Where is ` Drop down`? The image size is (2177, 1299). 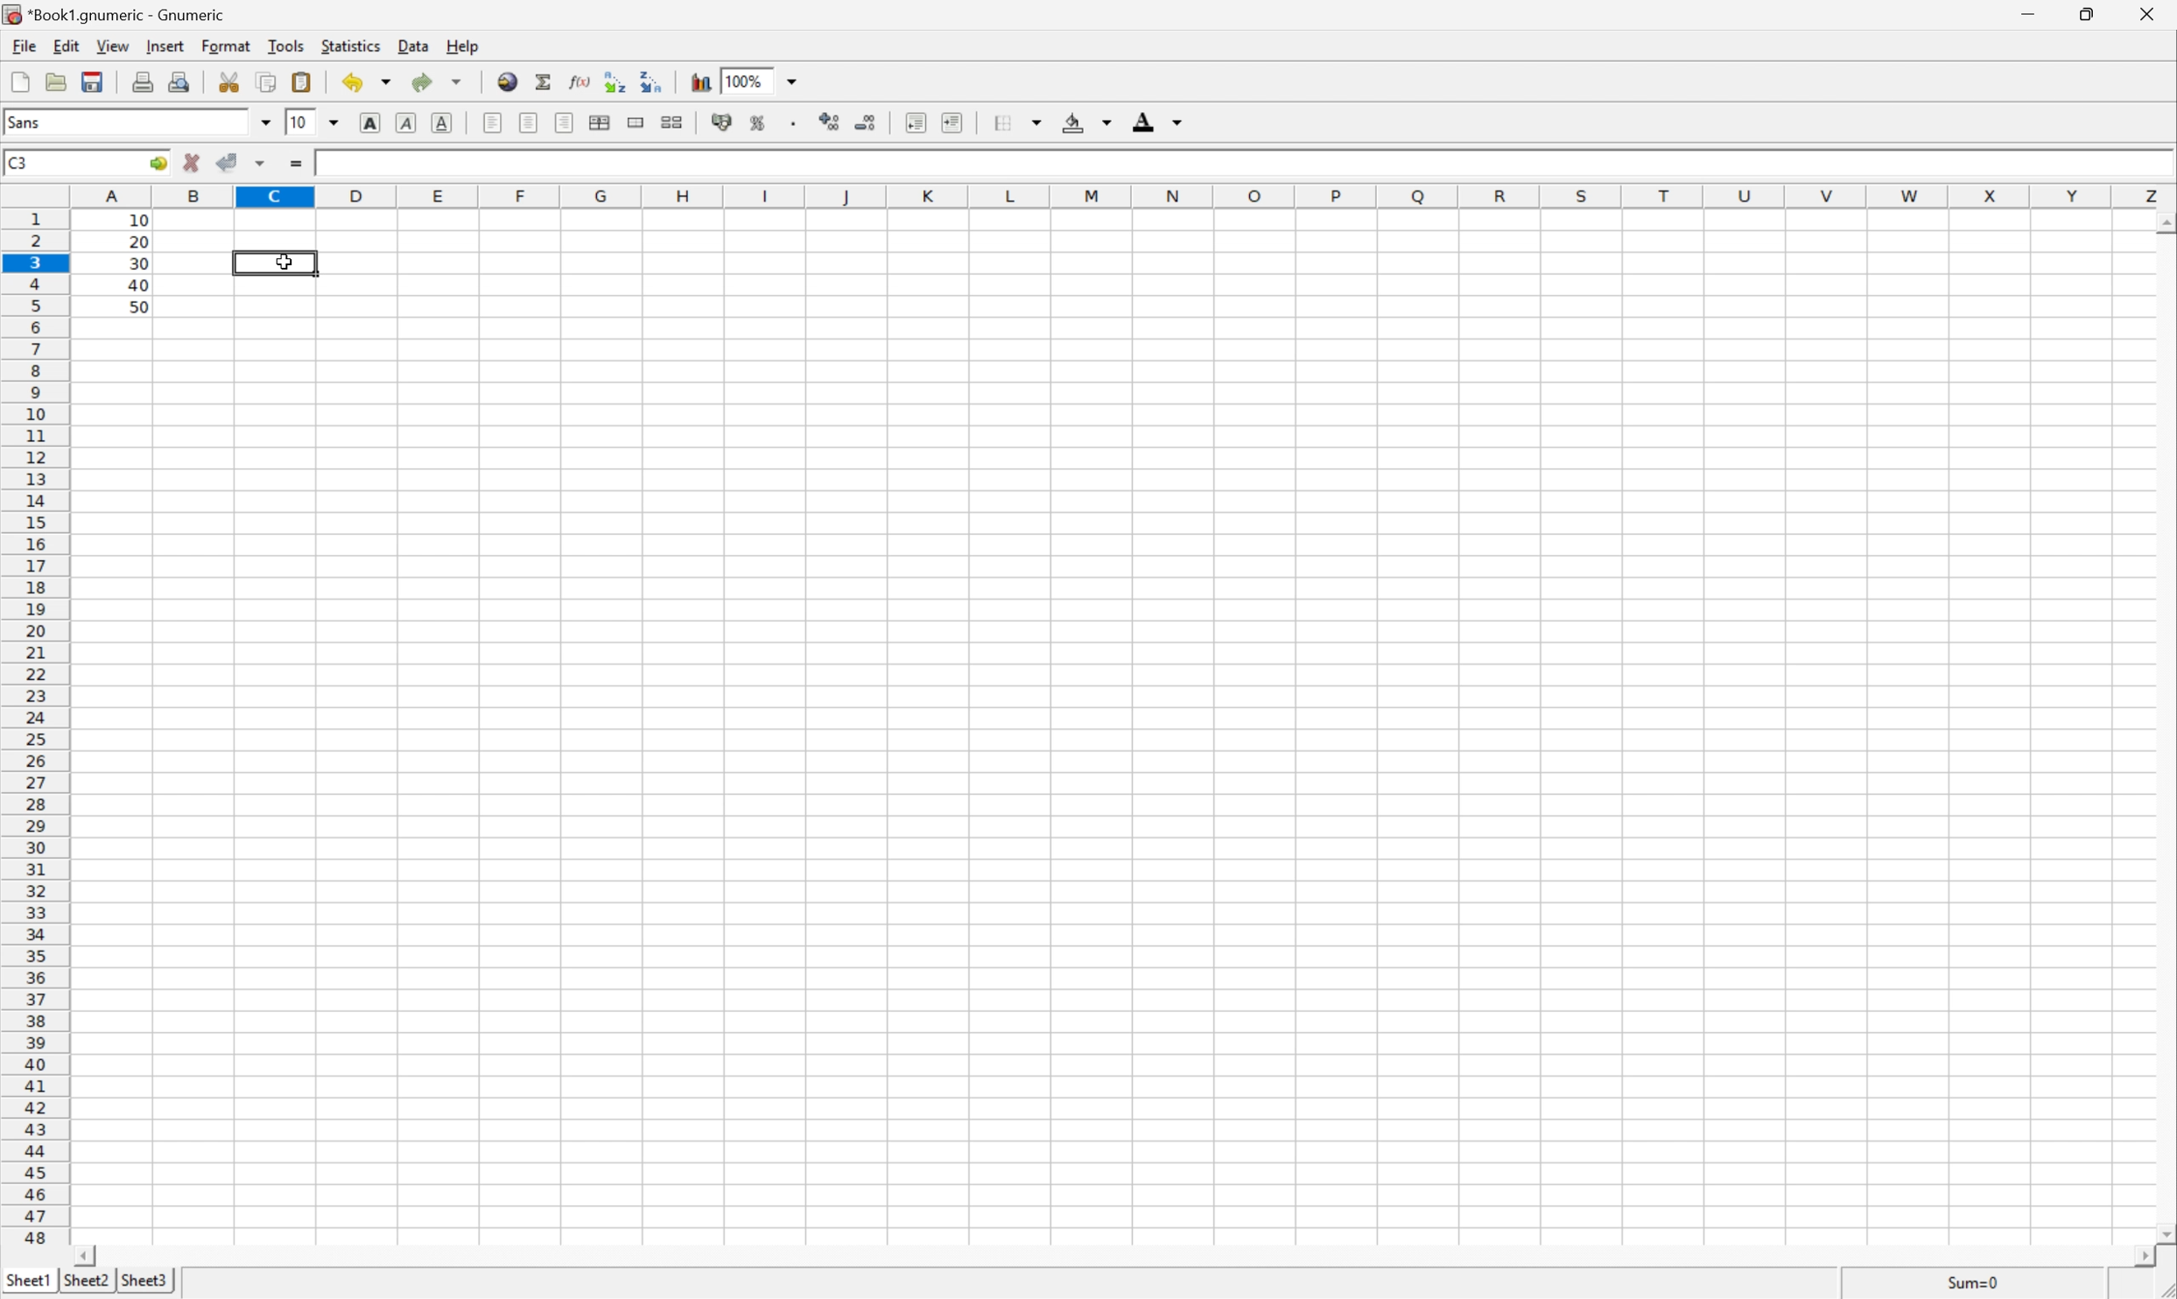
 Drop down is located at coordinates (264, 119).